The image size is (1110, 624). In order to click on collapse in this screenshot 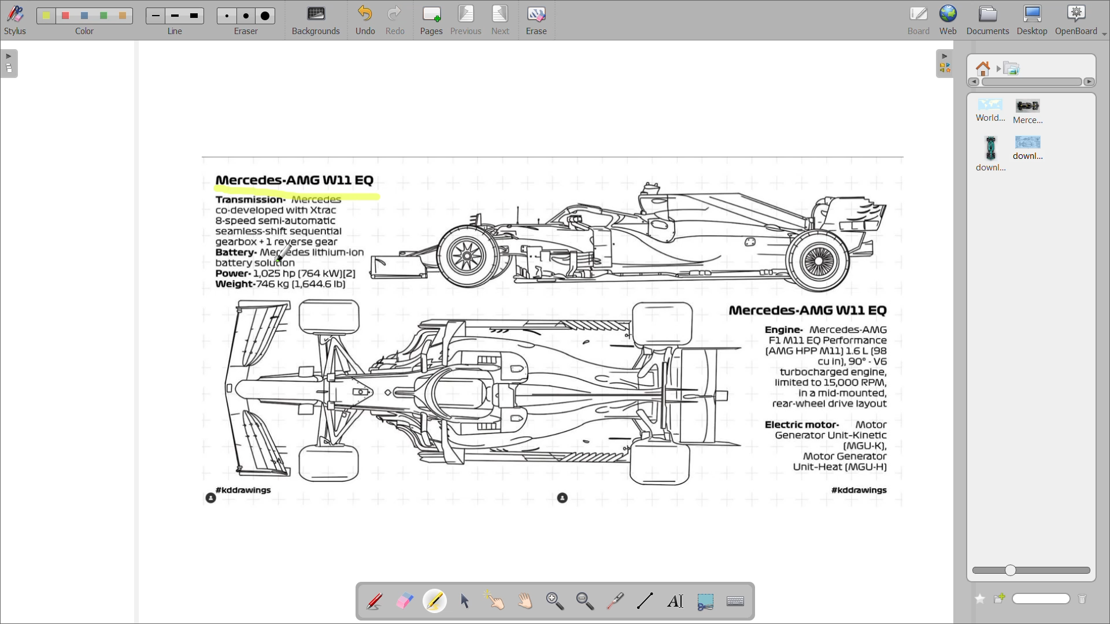, I will do `click(944, 64)`.